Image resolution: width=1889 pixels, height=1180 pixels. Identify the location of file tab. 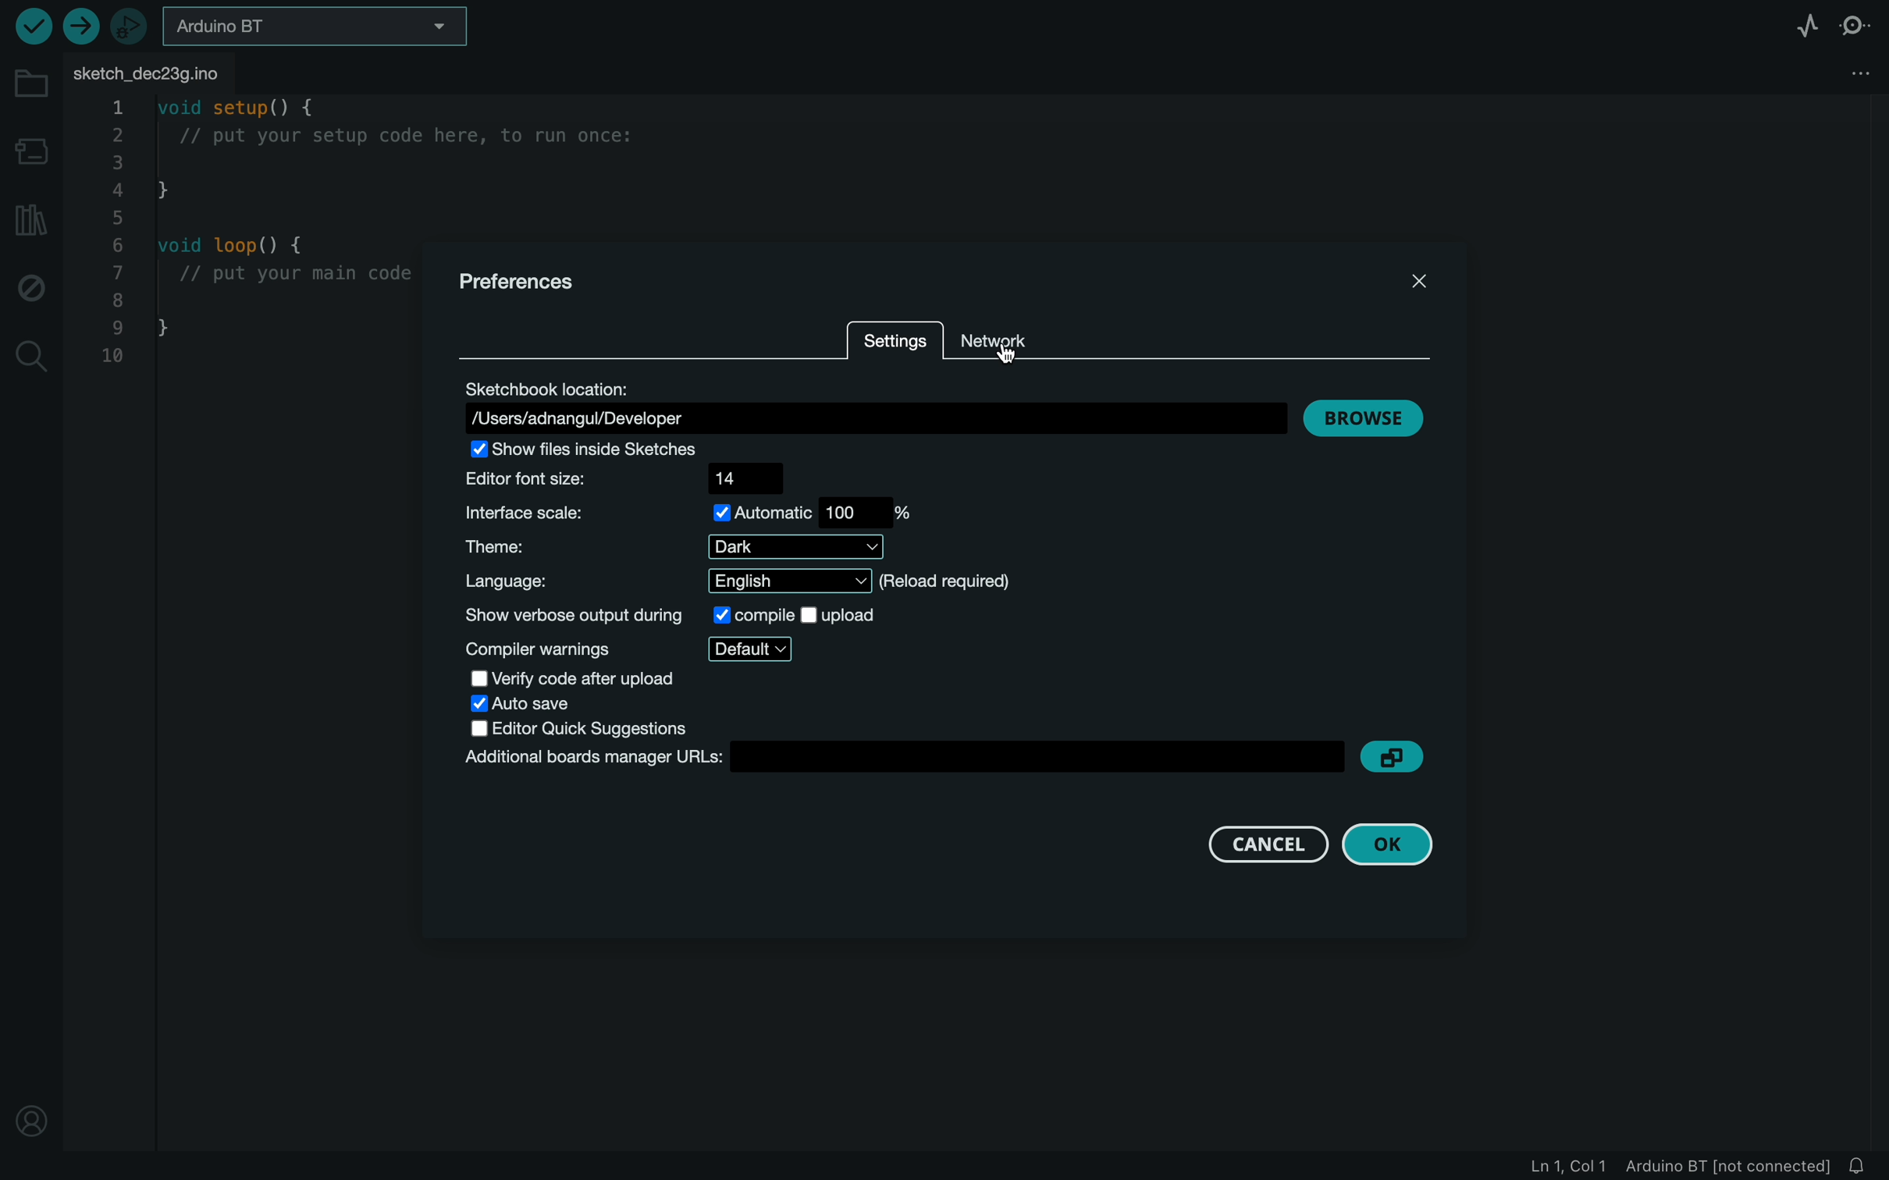
(151, 71).